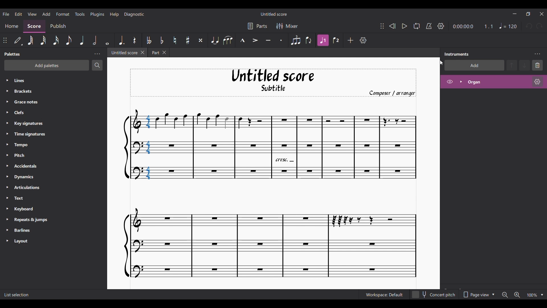  What do you see at coordinates (537, 65) in the screenshot?
I see `Delete` at bounding box center [537, 65].